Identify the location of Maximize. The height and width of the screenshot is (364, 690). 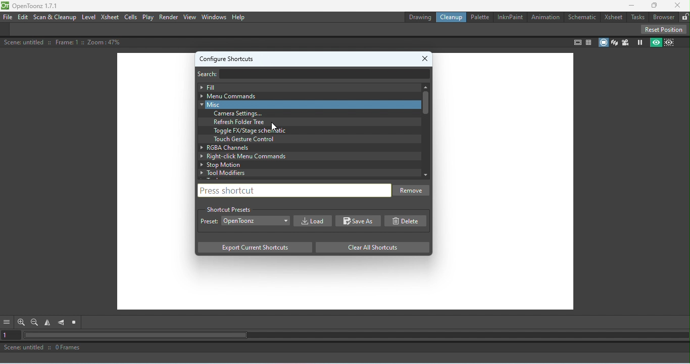
(655, 5).